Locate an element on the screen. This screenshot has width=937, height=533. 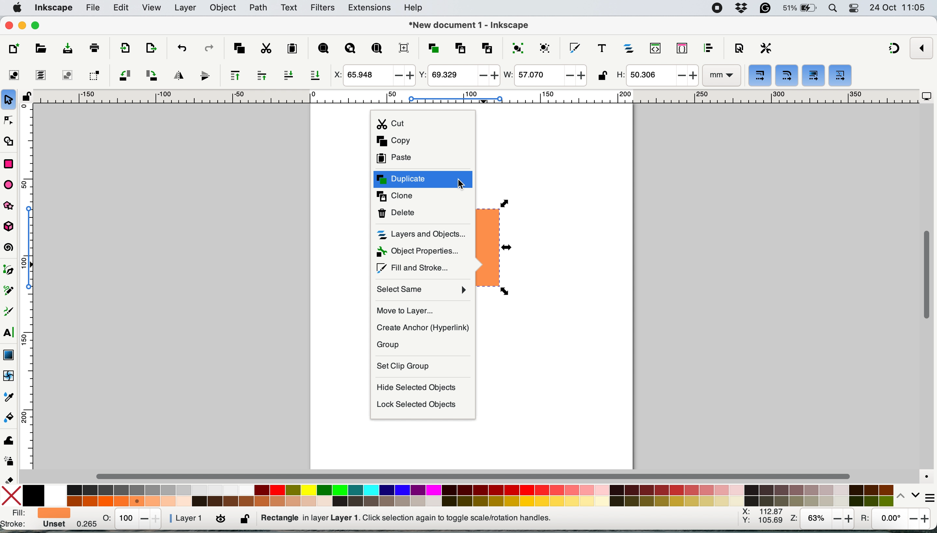
when scaling rectangles scale the radii of rounded corners is located at coordinates (786, 76).